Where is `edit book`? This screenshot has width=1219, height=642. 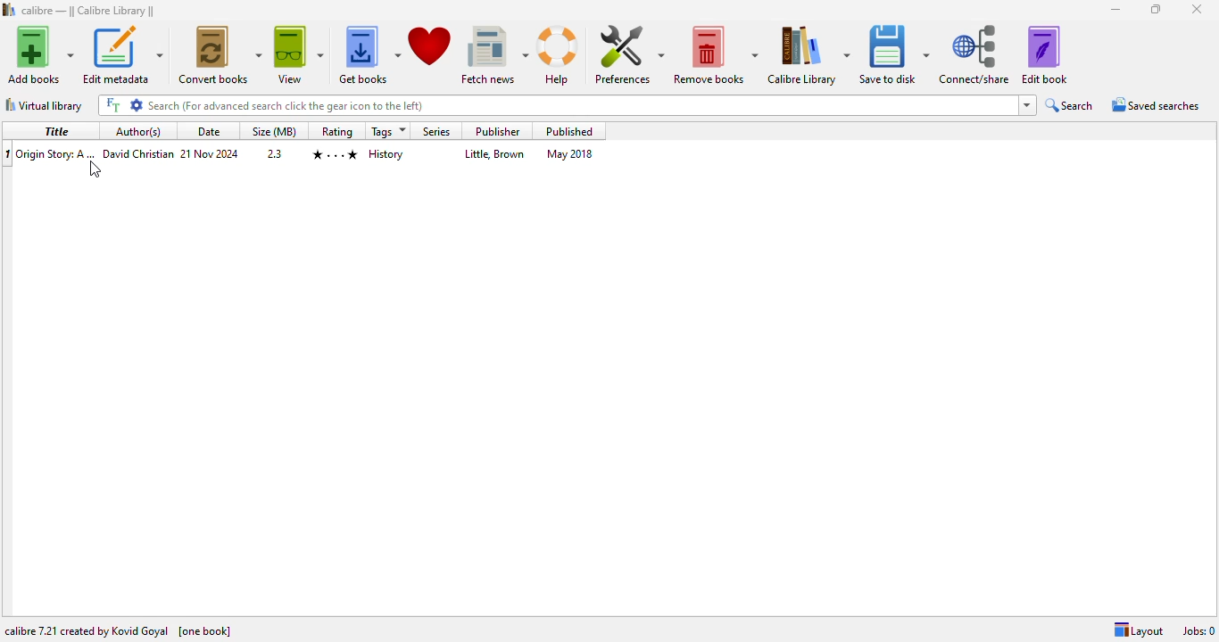 edit book is located at coordinates (1045, 54).